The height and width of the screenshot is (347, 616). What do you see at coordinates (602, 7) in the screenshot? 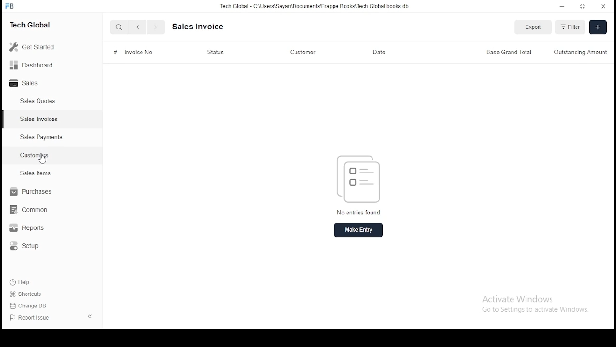
I see `close window` at bounding box center [602, 7].